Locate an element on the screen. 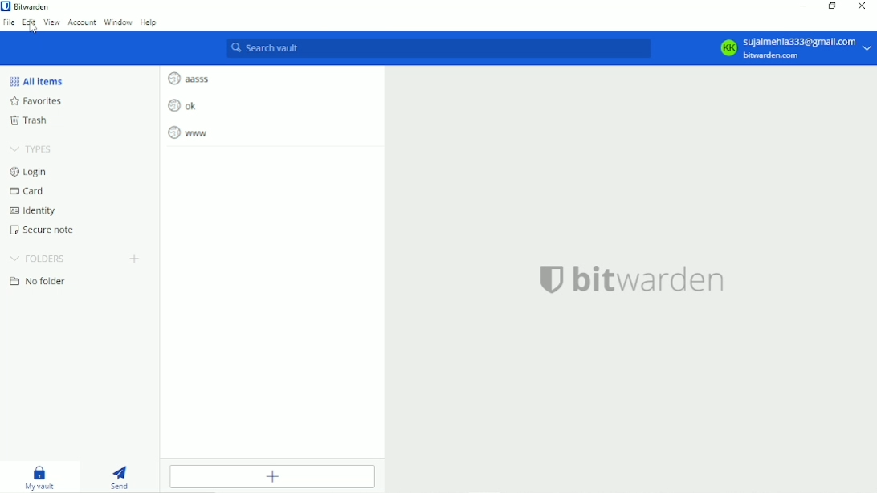  cursor is located at coordinates (33, 29).